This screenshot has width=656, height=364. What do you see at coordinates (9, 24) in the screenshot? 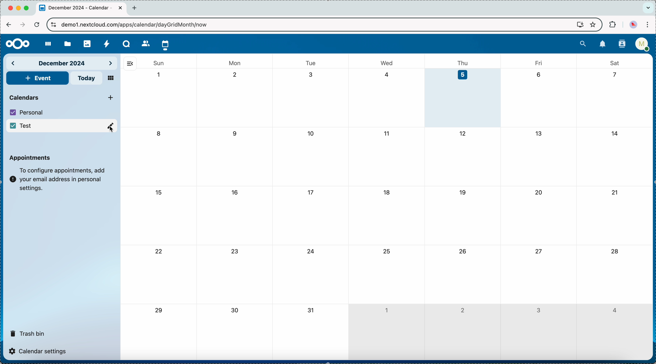
I see `navigate back` at bounding box center [9, 24].